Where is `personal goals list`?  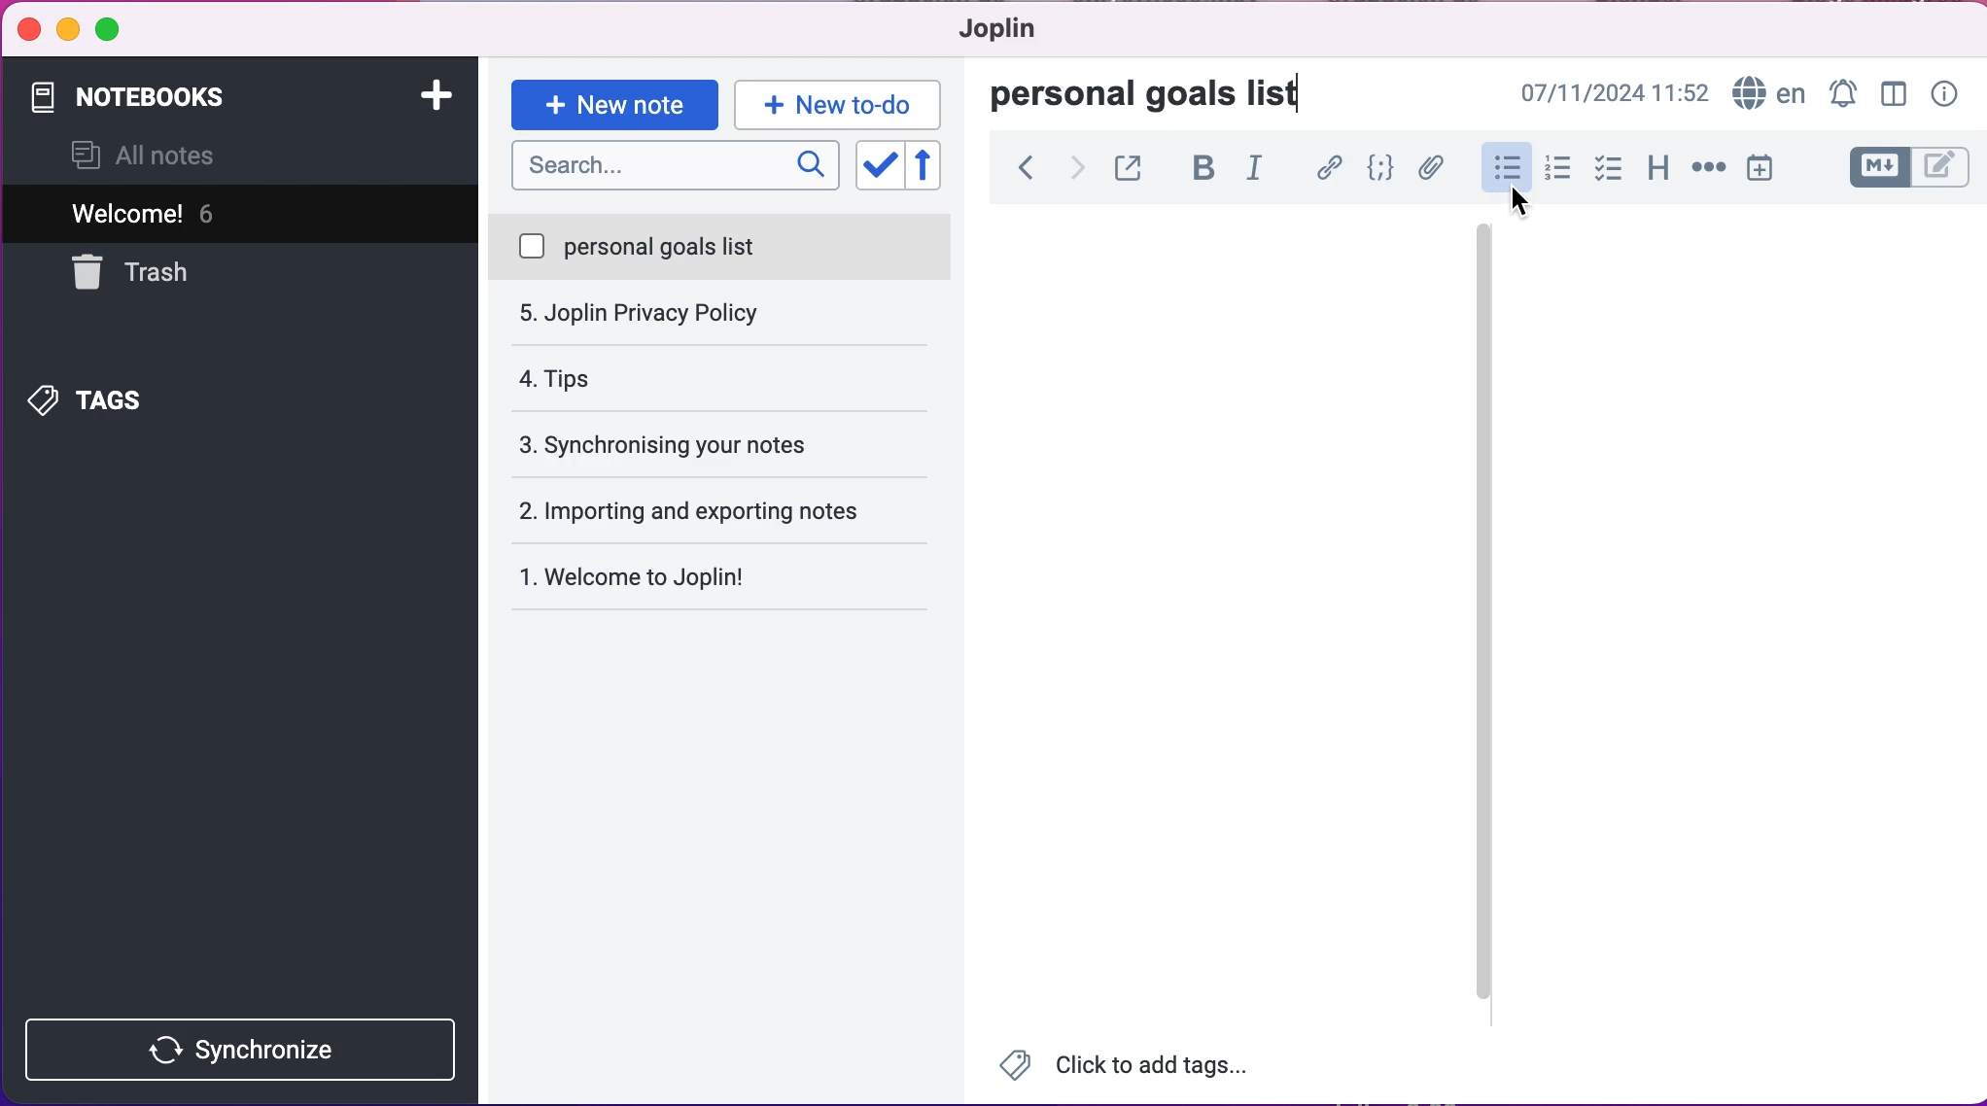
personal goals list is located at coordinates (721, 248).